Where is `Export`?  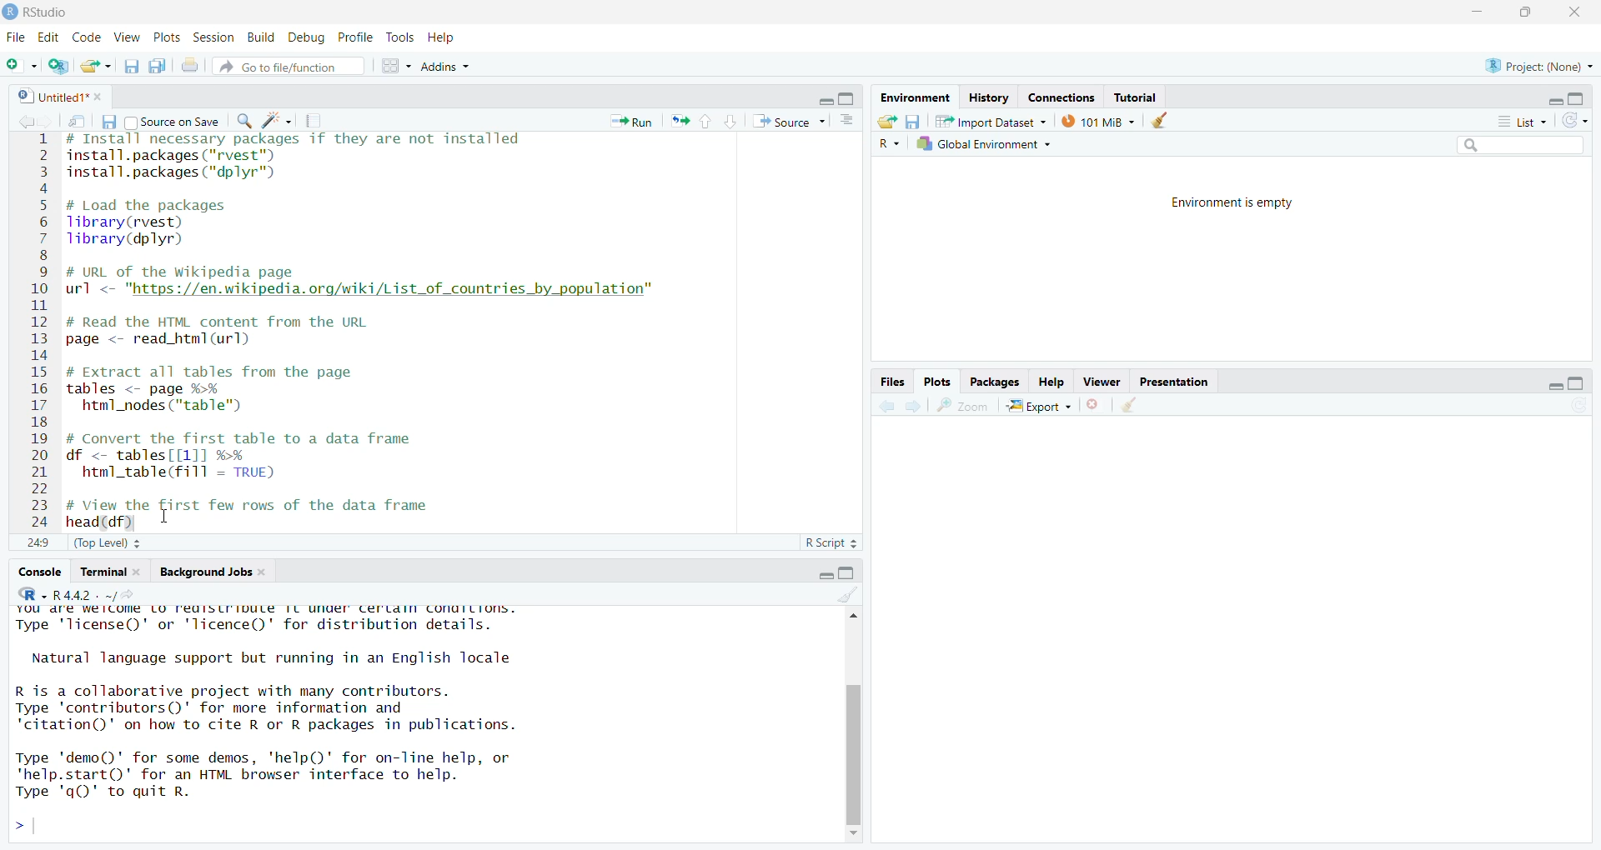
Export is located at coordinates (1040, 405).